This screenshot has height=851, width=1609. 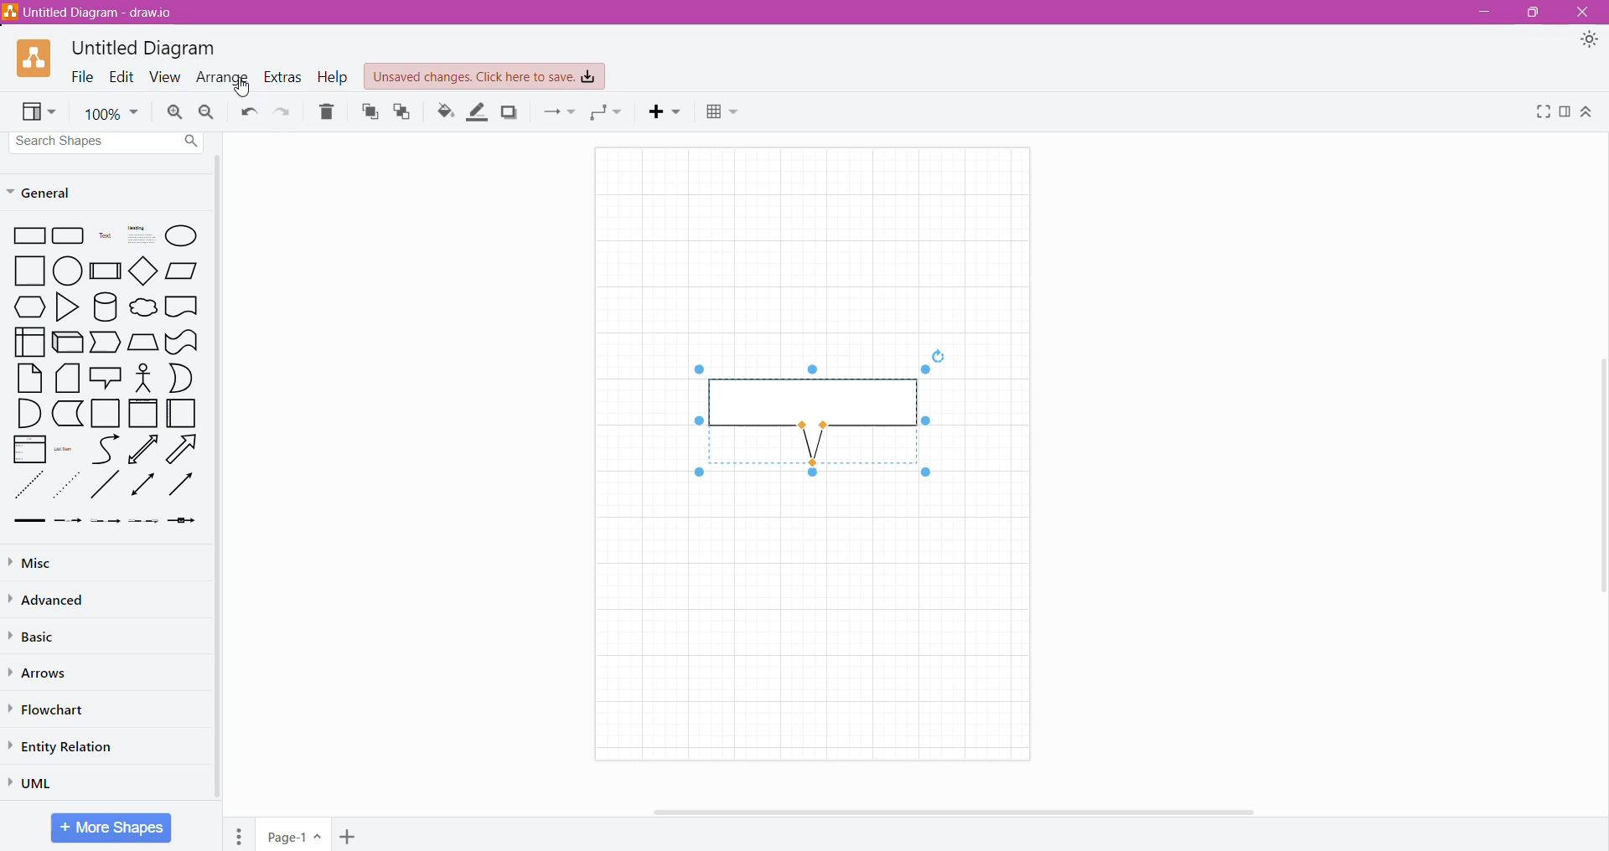 I want to click on subprocess, so click(x=105, y=271).